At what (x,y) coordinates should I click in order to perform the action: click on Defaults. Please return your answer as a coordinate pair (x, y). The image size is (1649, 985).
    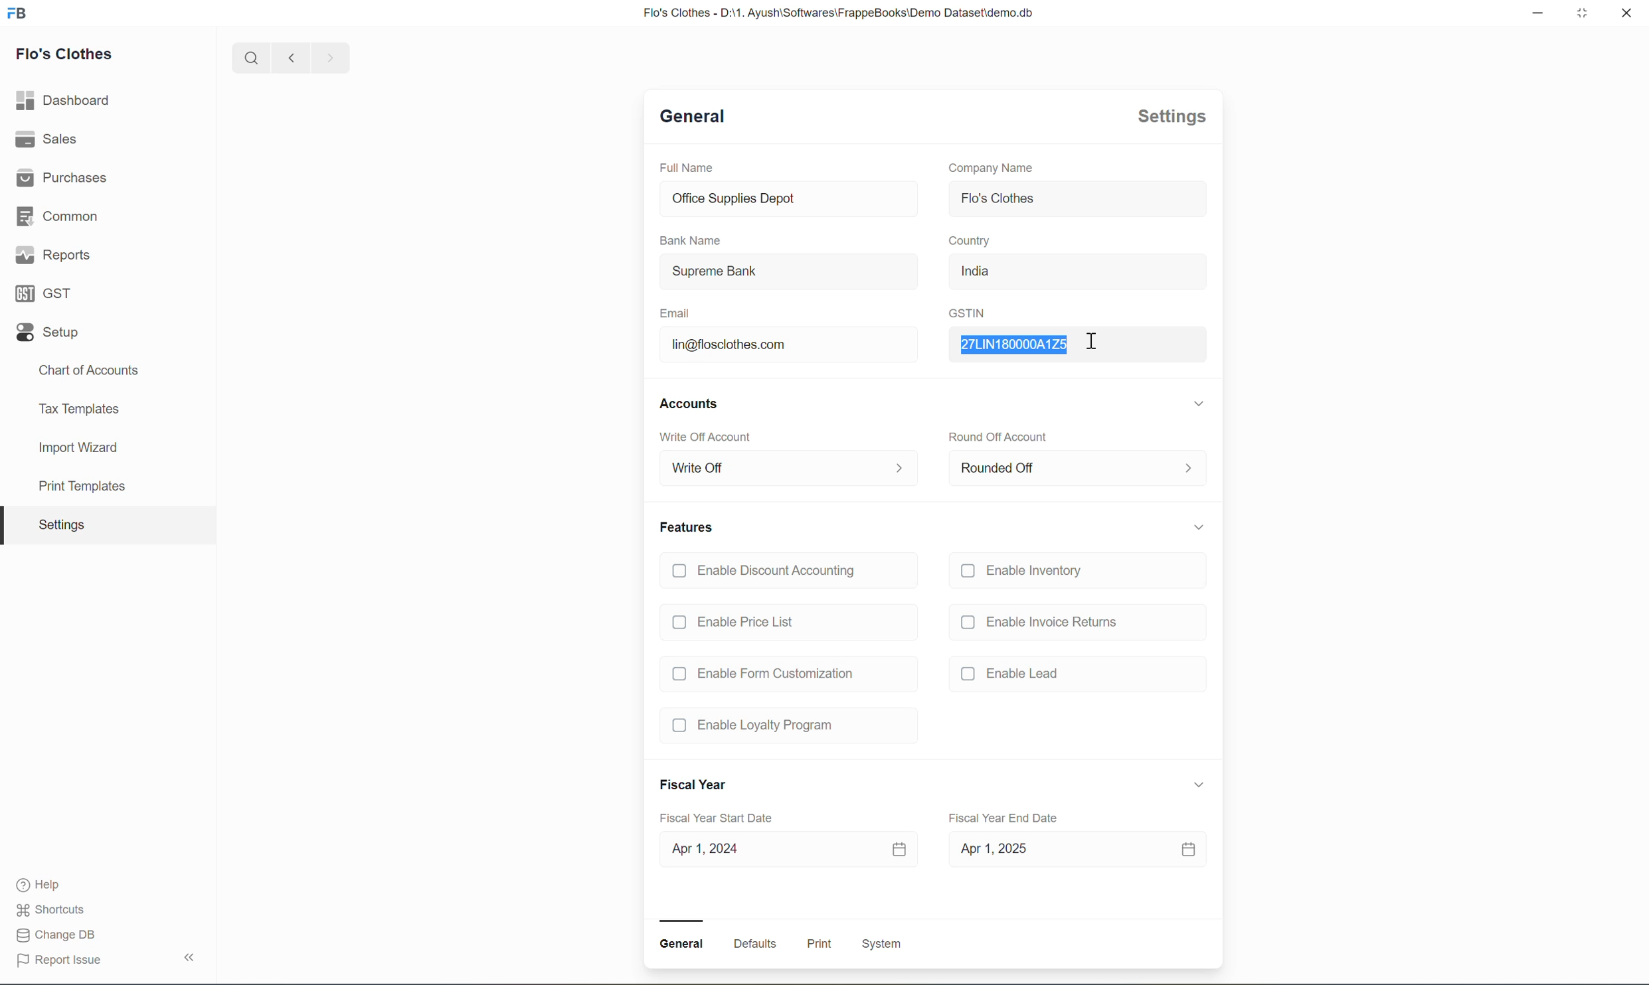
    Looking at the image, I should click on (754, 943).